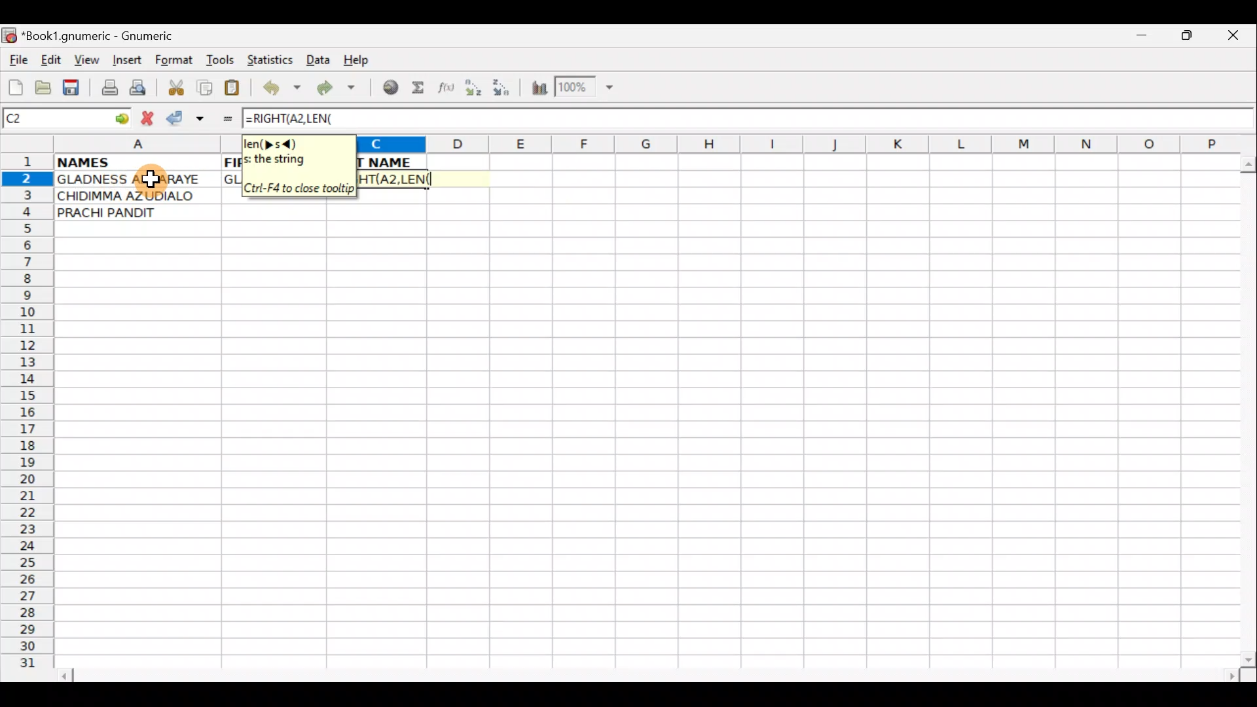 Image resolution: width=1257 pixels, height=707 pixels. What do you see at coordinates (586, 89) in the screenshot?
I see `Zoom` at bounding box center [586, 89].